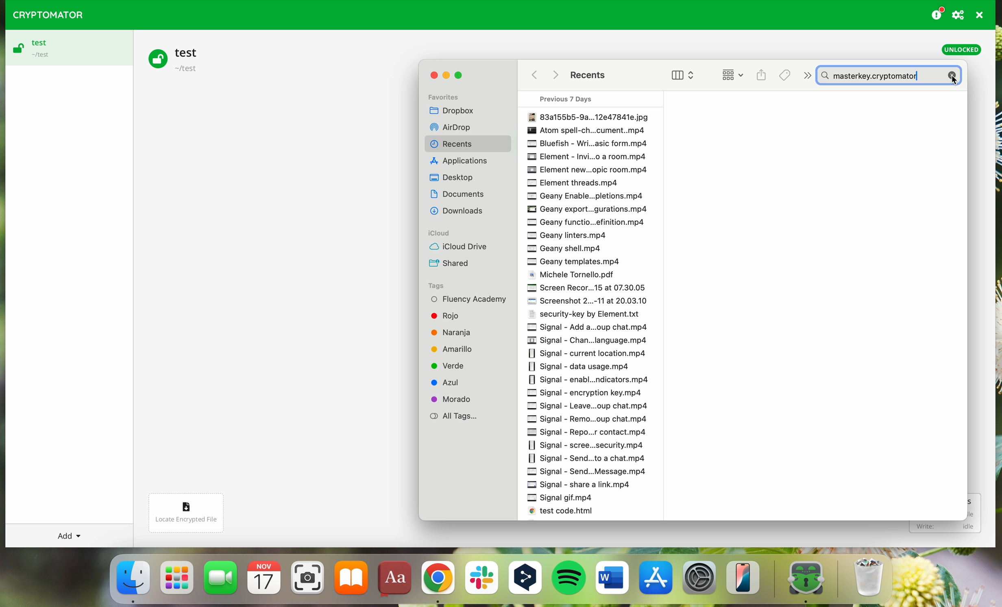  I want to click on Slack, so click(481, 581).